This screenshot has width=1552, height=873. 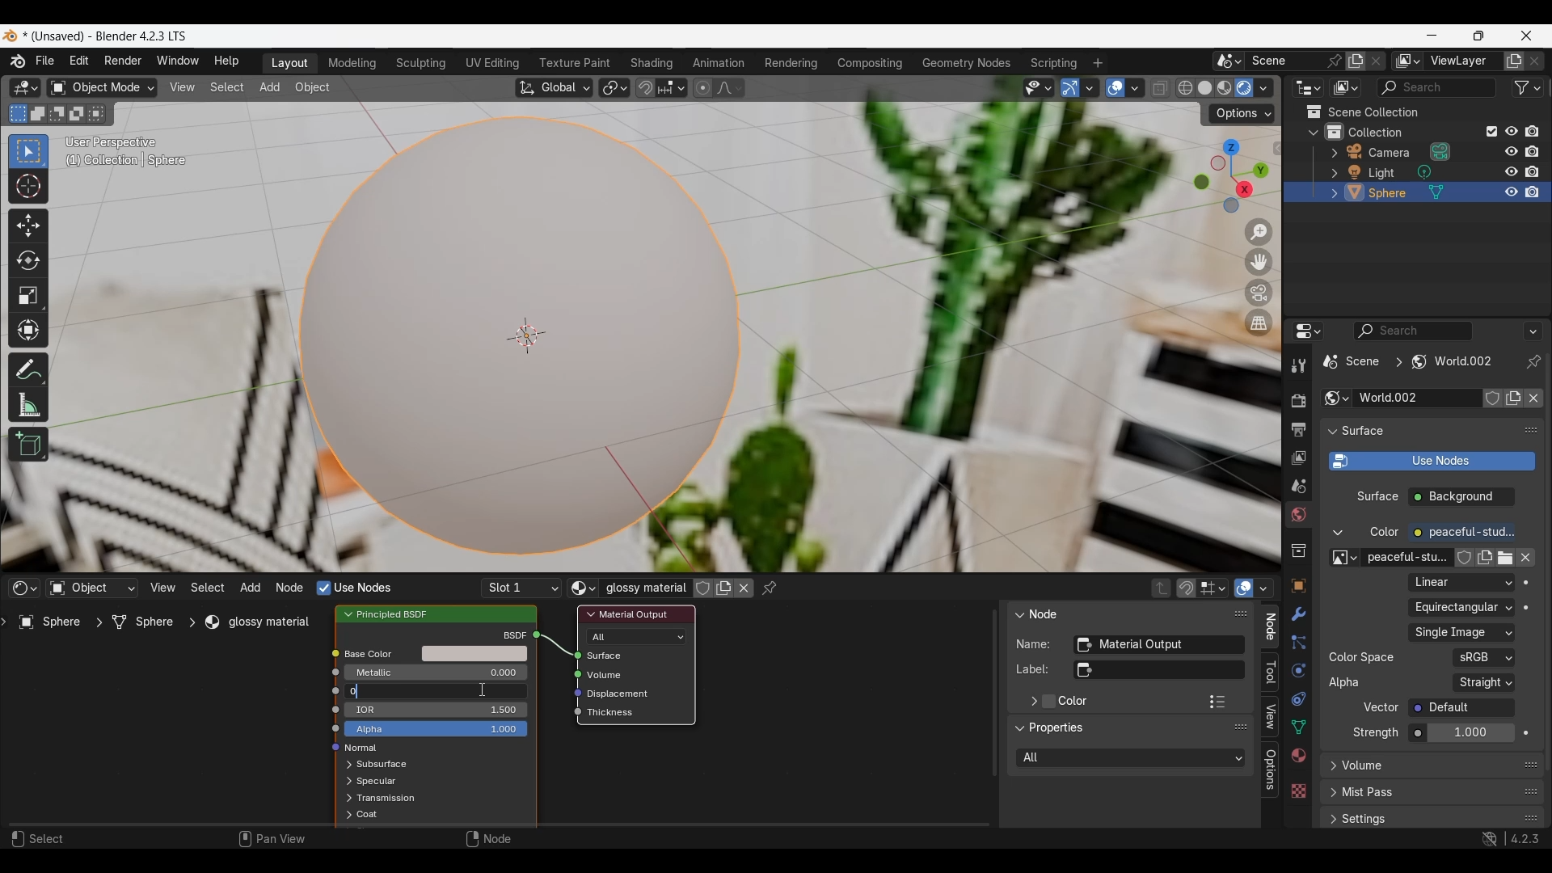 I want to click on Minimize, so click(x=1432, y=35).